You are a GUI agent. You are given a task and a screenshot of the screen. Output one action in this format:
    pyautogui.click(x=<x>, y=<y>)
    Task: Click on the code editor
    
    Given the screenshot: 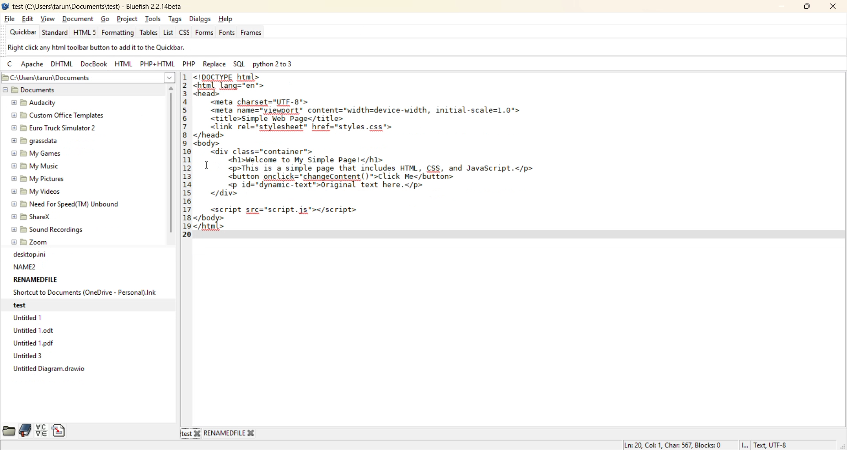 What is the action you would take?
    pyautogui.click(x=390, y=158)
    